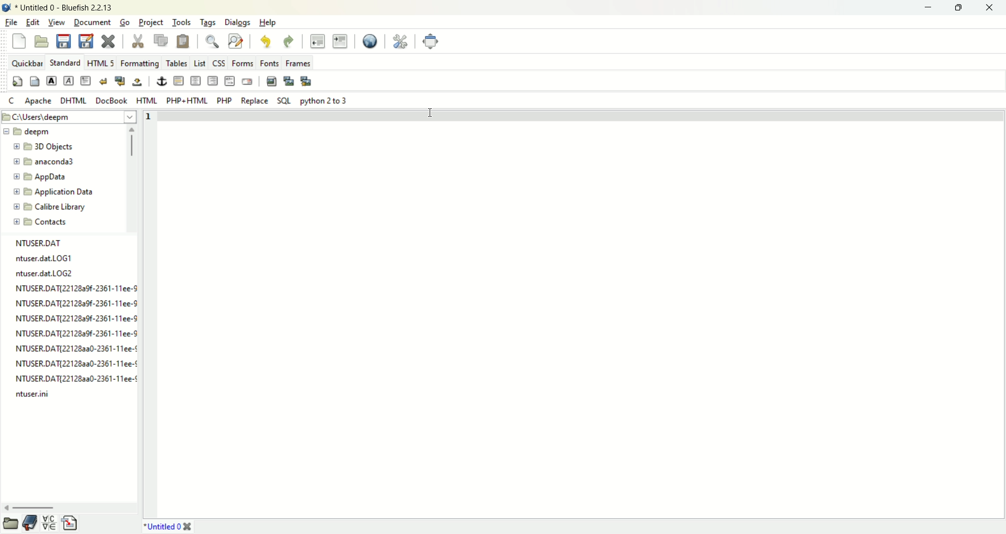 This screenshot has width=1006, height=534. What do you see at coordinates (108, 41) in the screenshot?
I see `close file` at bounding box center [108, 41].